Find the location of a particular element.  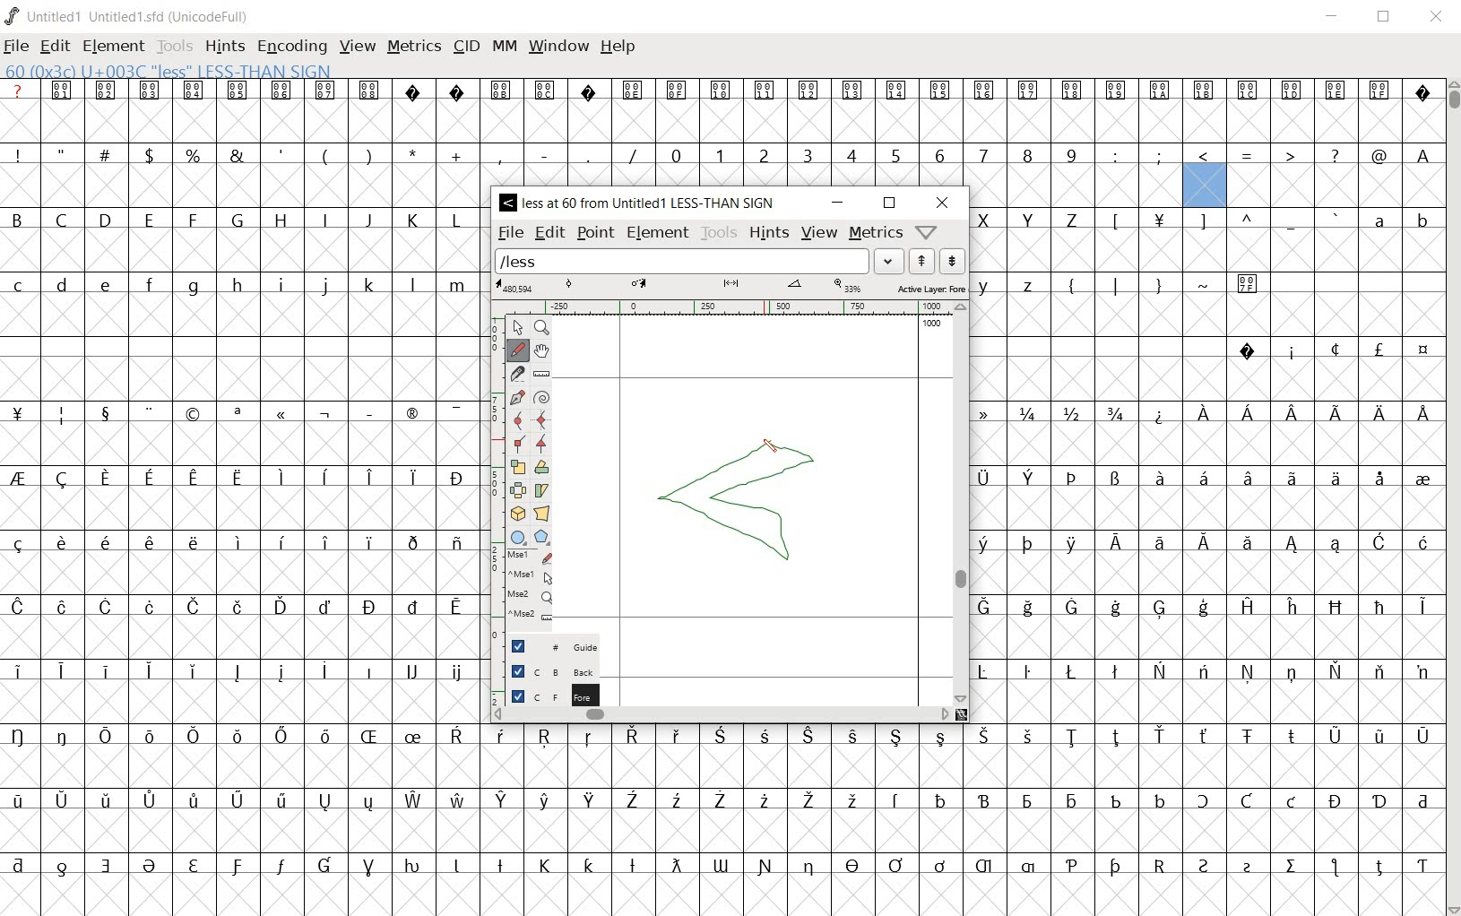

restore down is located at coordinates (1385, 16).